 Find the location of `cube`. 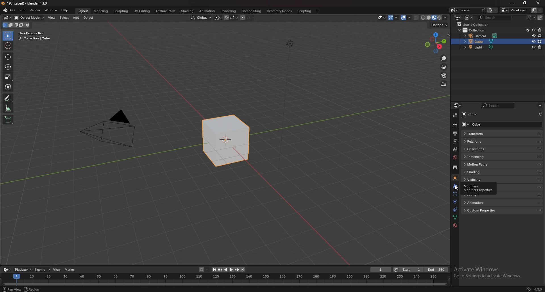

cube is located at coordinates (477, 114).